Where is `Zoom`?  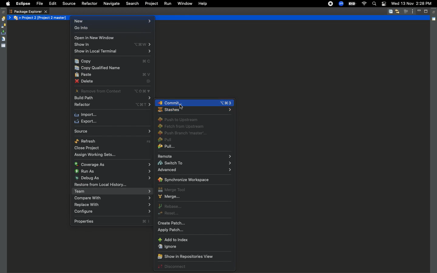 Zoom is located at coordinates (341, 4).